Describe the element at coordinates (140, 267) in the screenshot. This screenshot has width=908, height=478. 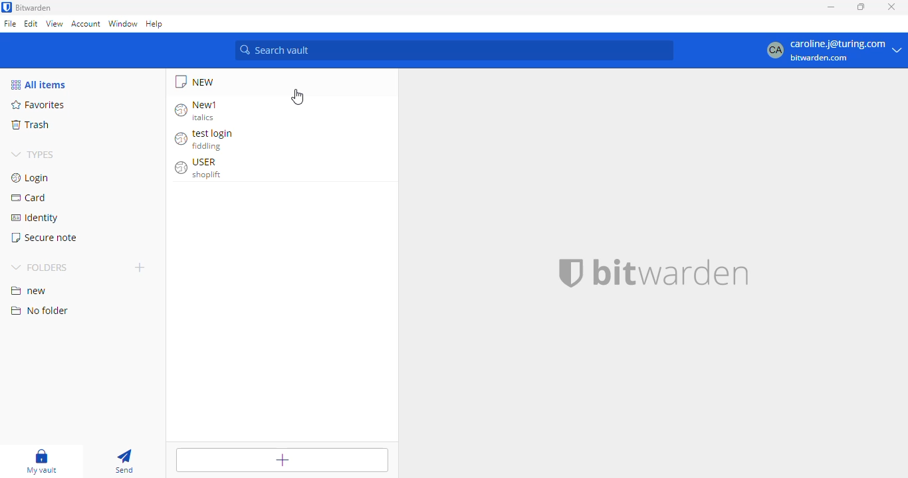
I see `add folder` at that location.